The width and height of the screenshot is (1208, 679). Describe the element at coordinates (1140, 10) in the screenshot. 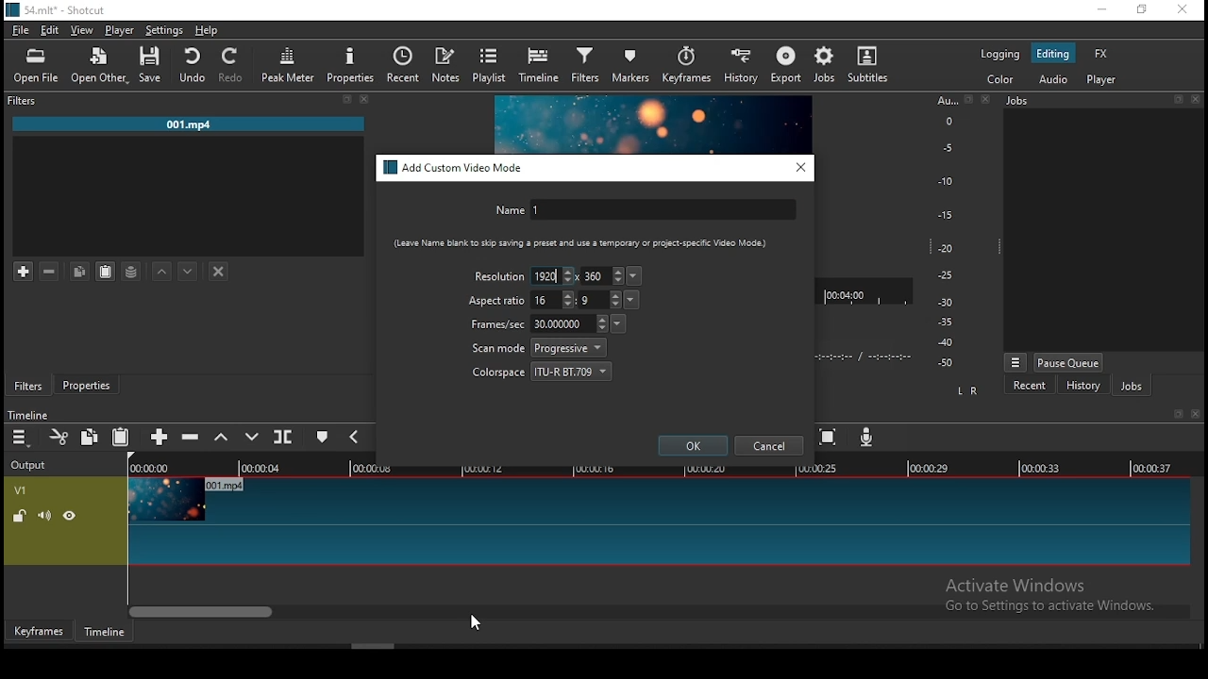

I see `restore` at that location.